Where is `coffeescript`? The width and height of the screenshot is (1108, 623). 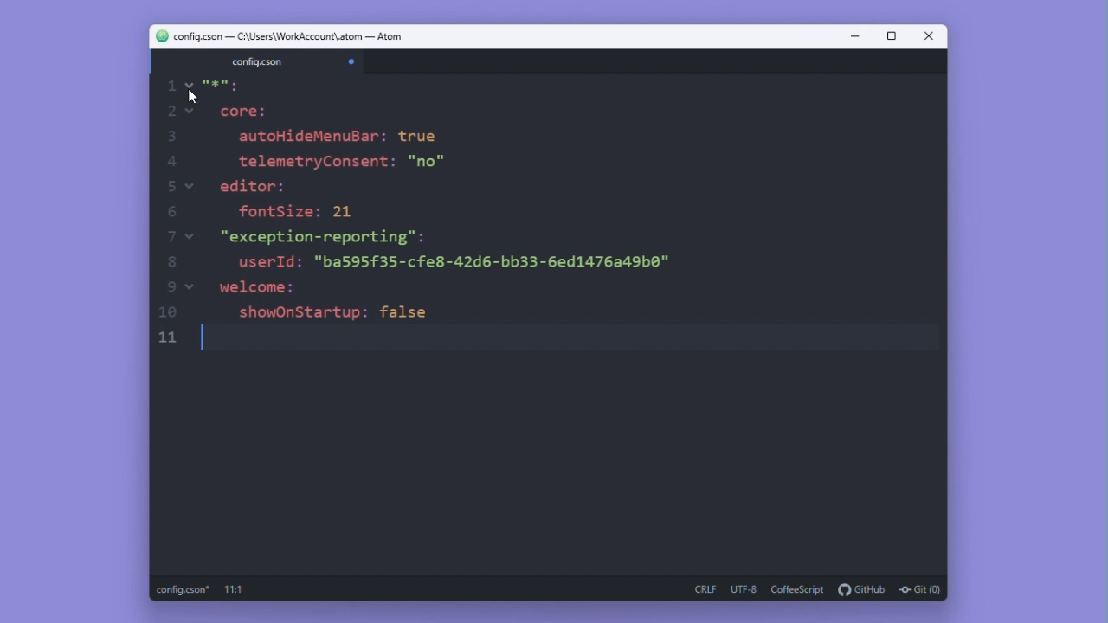 coffeescript is located at coordinates (800, 590).